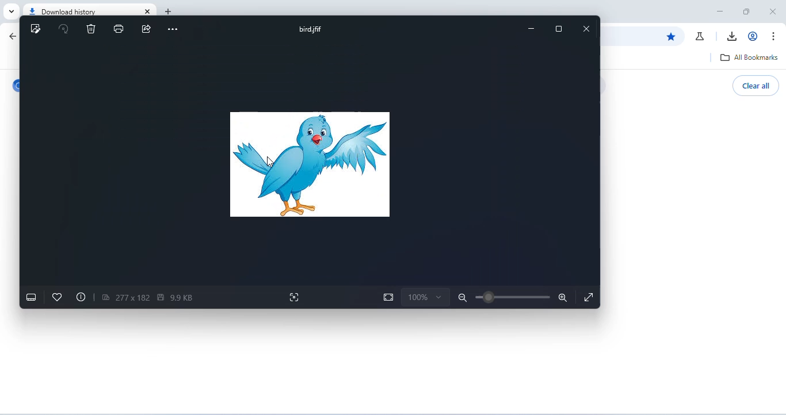 The height and width of the screenshot is (415, 786). Describe the element at coordinates (746, 11) in the screenshot. I see `maximize` at that location.